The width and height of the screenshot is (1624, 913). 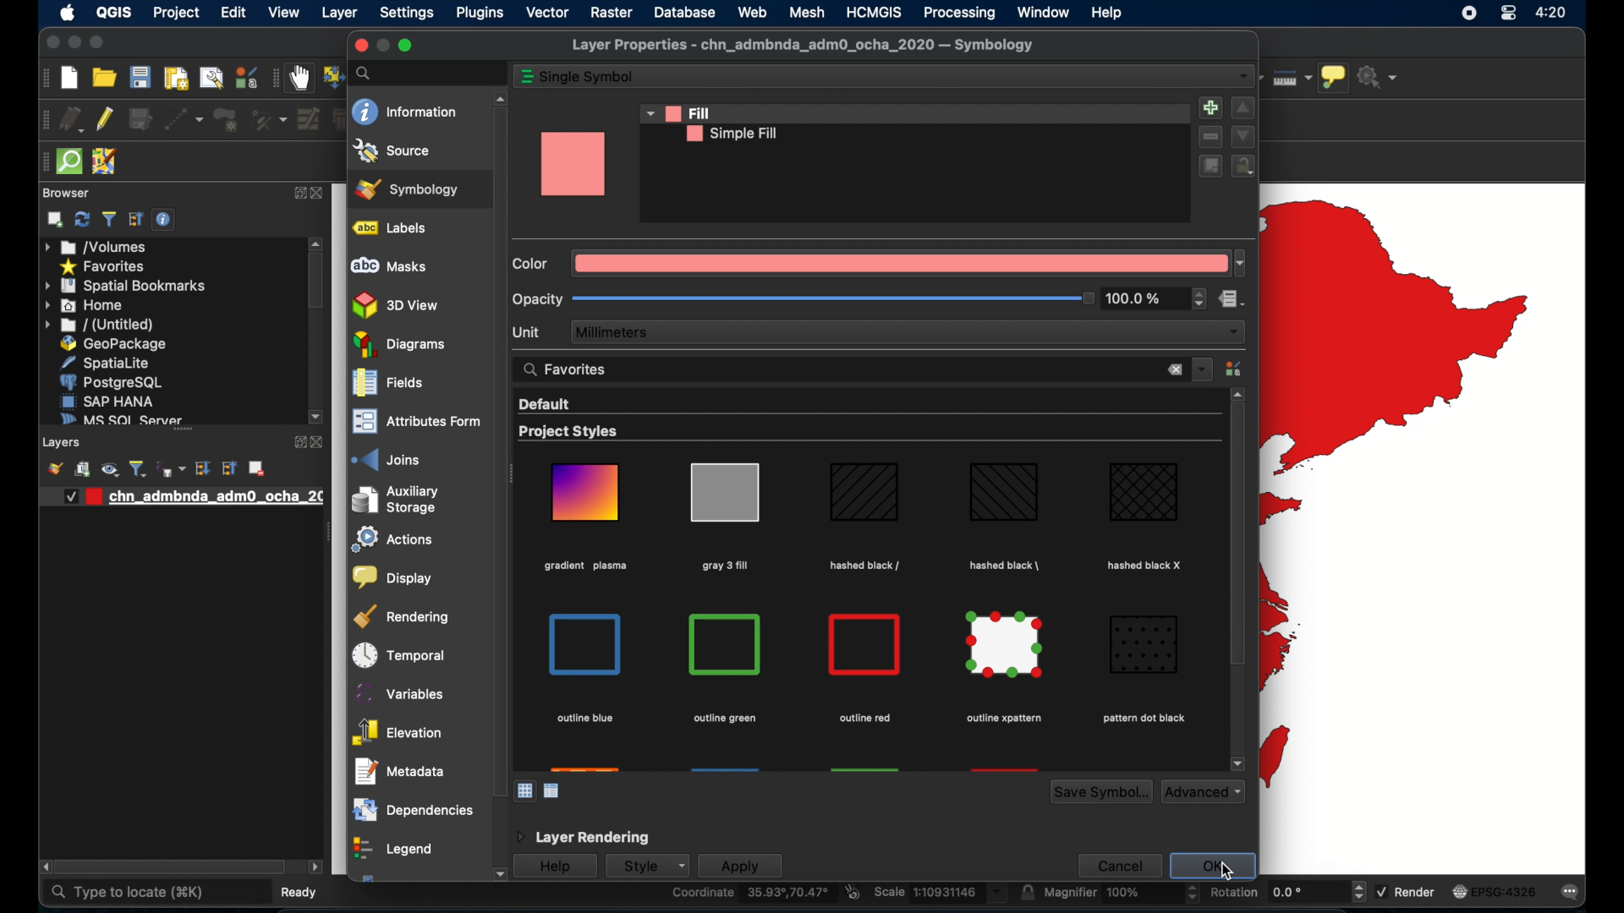 What do you see at coordinates (538, 299) in the screenshot?
I see `opacity` at bounding box center [538, 299].